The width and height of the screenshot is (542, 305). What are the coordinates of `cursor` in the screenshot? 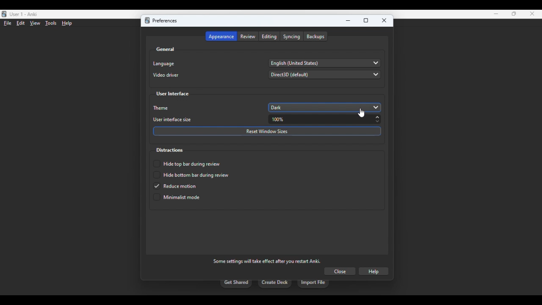 It's located at (362, 113).